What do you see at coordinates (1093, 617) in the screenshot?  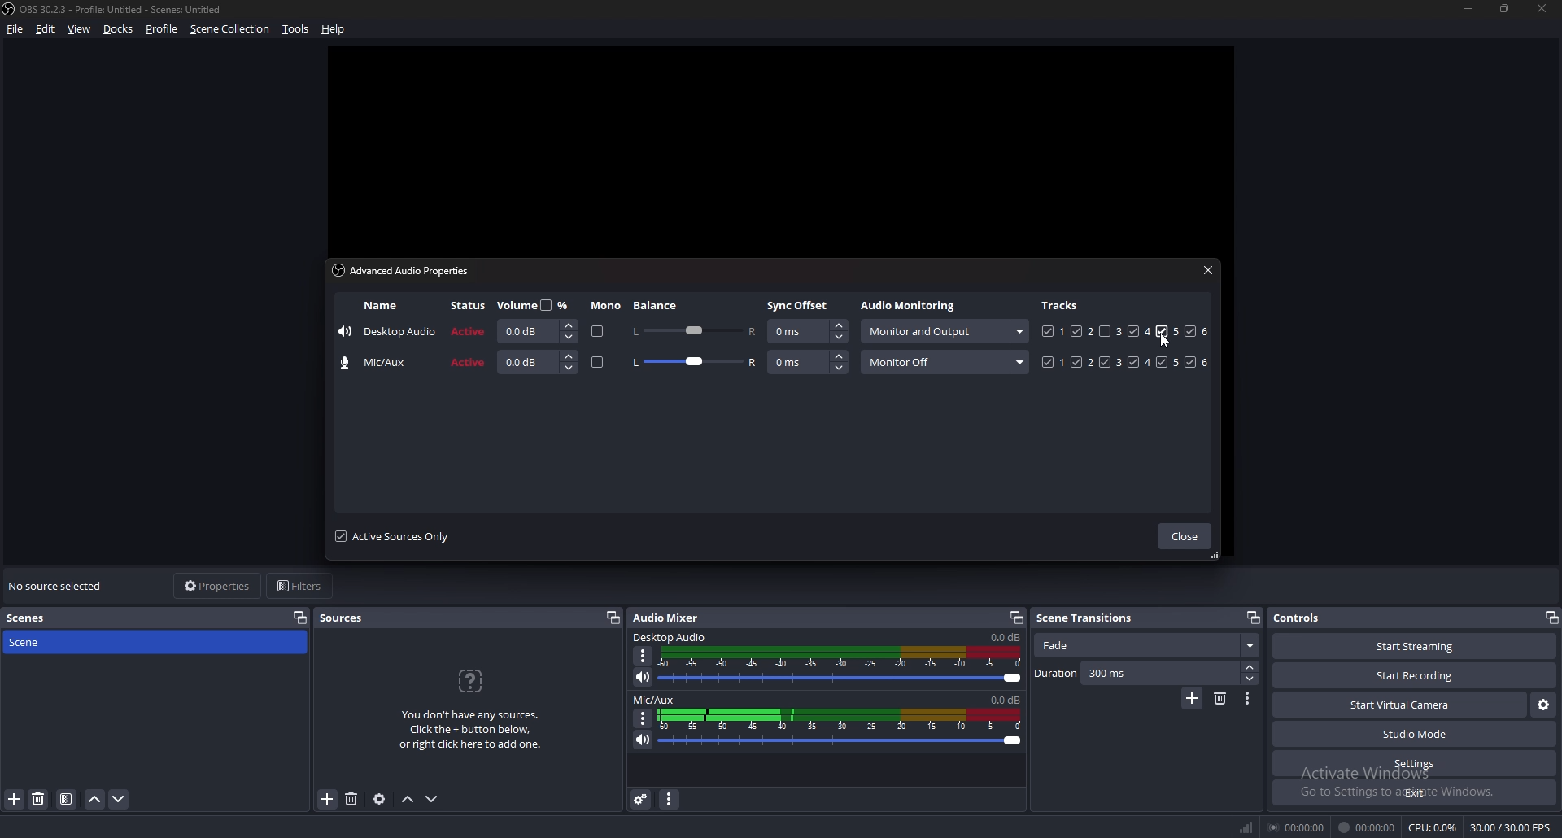 I see `scene transitions` at bounding box center [1093, 617].